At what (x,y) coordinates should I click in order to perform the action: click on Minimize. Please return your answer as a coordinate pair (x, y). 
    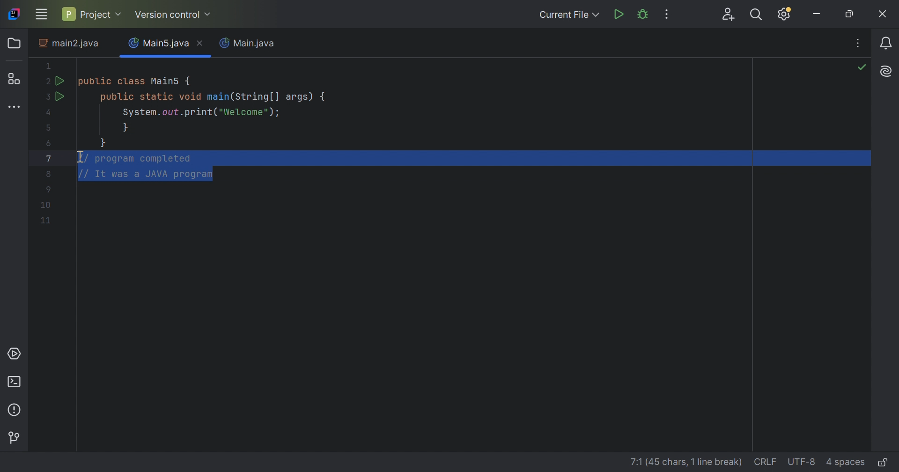
    Looking at the image, I should click on (817, 16).